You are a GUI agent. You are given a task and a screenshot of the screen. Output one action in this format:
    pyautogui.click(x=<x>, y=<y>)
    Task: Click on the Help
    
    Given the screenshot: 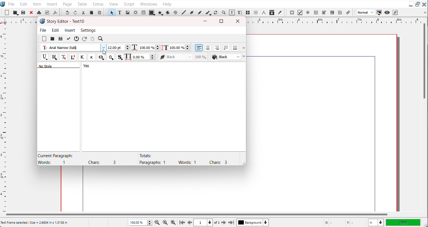 What is the action you would take?
    pyautogui.click(x=167, y=4)
    